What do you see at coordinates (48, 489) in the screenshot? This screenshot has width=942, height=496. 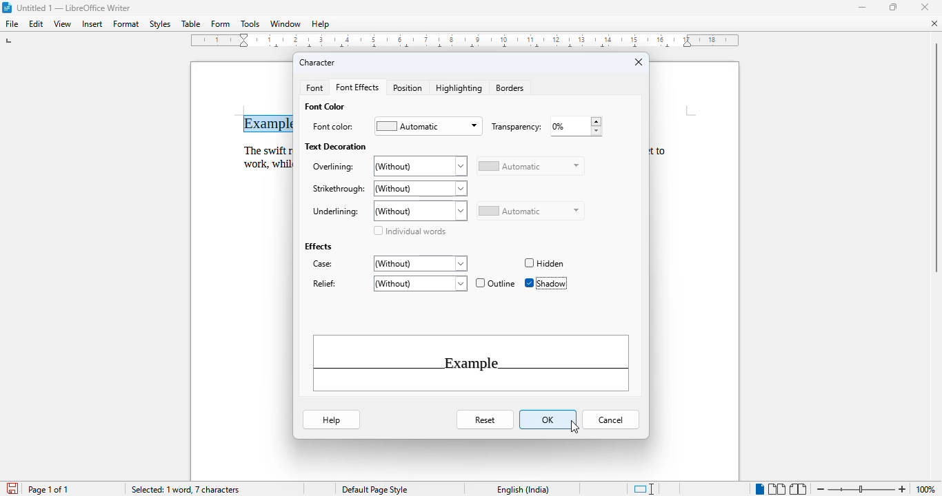 I see `page 1 of 1` at bounding box center [48, 489].